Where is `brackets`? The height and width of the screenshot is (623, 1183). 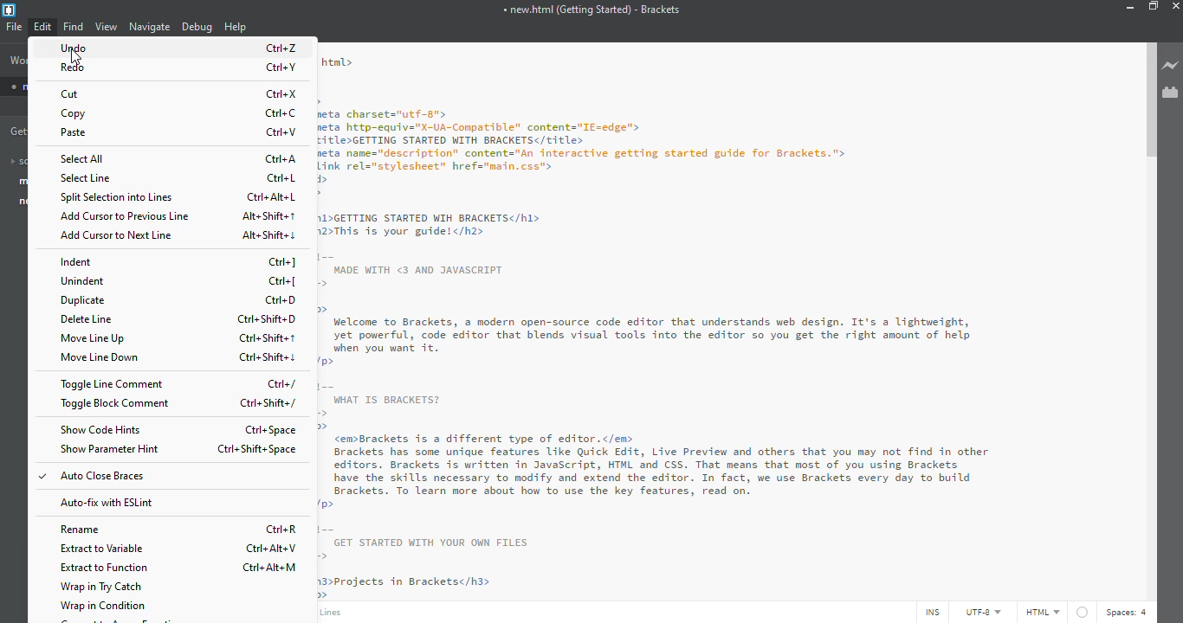
brackets is located at coordinates (10, 10).